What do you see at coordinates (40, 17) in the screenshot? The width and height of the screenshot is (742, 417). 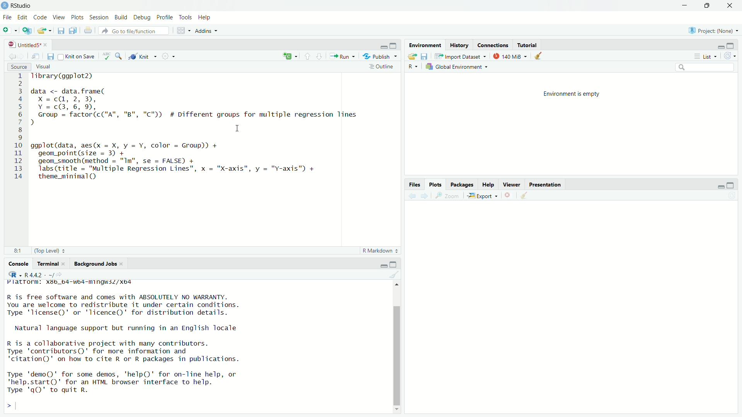 I see `Code` at bounding box center [40, 17].